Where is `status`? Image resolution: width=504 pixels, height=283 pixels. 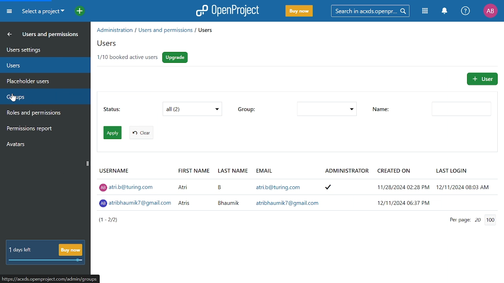
status is located at coordinates (108, 108).